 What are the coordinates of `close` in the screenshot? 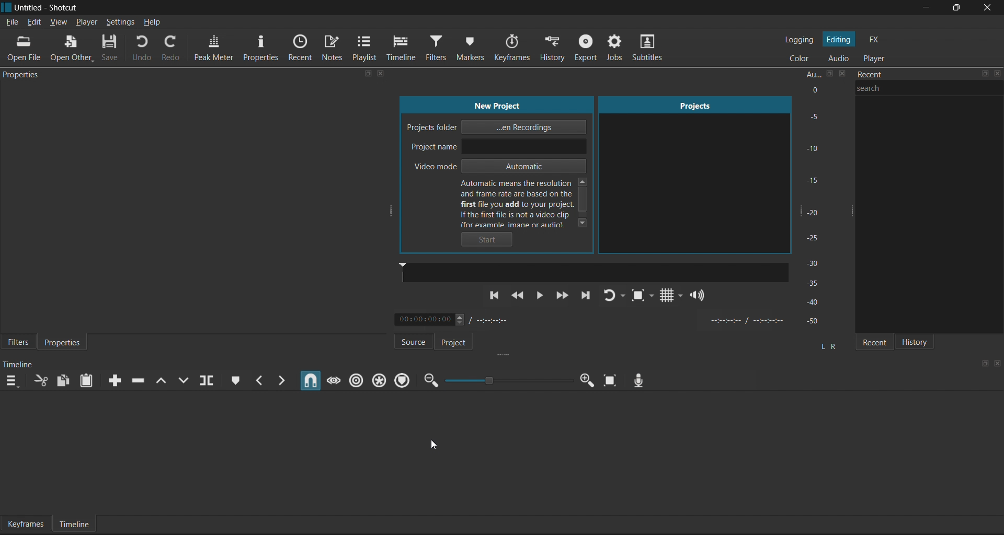 It's located at (998, 76).